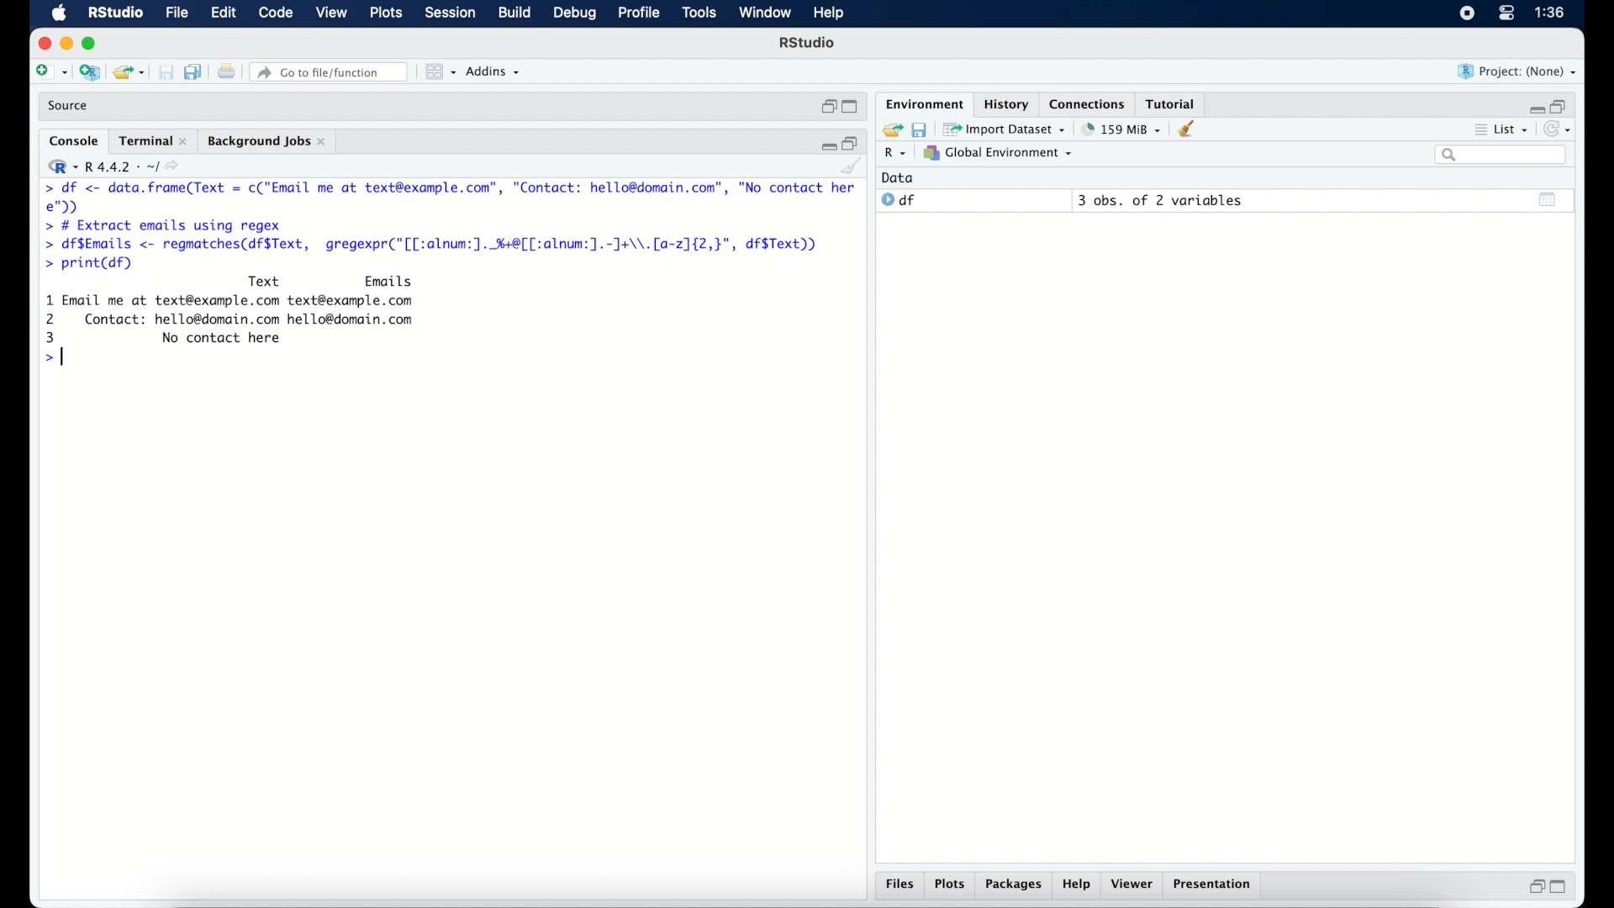 The height and width of the screenshot is (908, 1614). What do you see at coordinates (950, 884) in the screenshot?
I see `plots` at bounding box center [950, 884].